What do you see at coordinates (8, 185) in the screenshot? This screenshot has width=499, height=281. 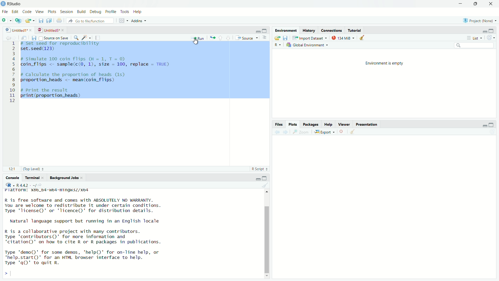 I see `select language` at bounding box center [8, 185].